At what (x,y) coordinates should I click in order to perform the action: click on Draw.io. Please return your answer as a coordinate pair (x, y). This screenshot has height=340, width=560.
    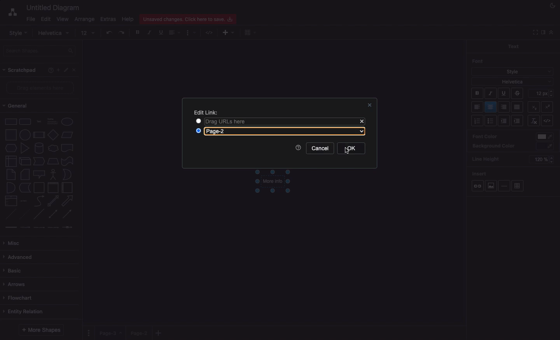
    Looking at the image, I should click on (9, 13).